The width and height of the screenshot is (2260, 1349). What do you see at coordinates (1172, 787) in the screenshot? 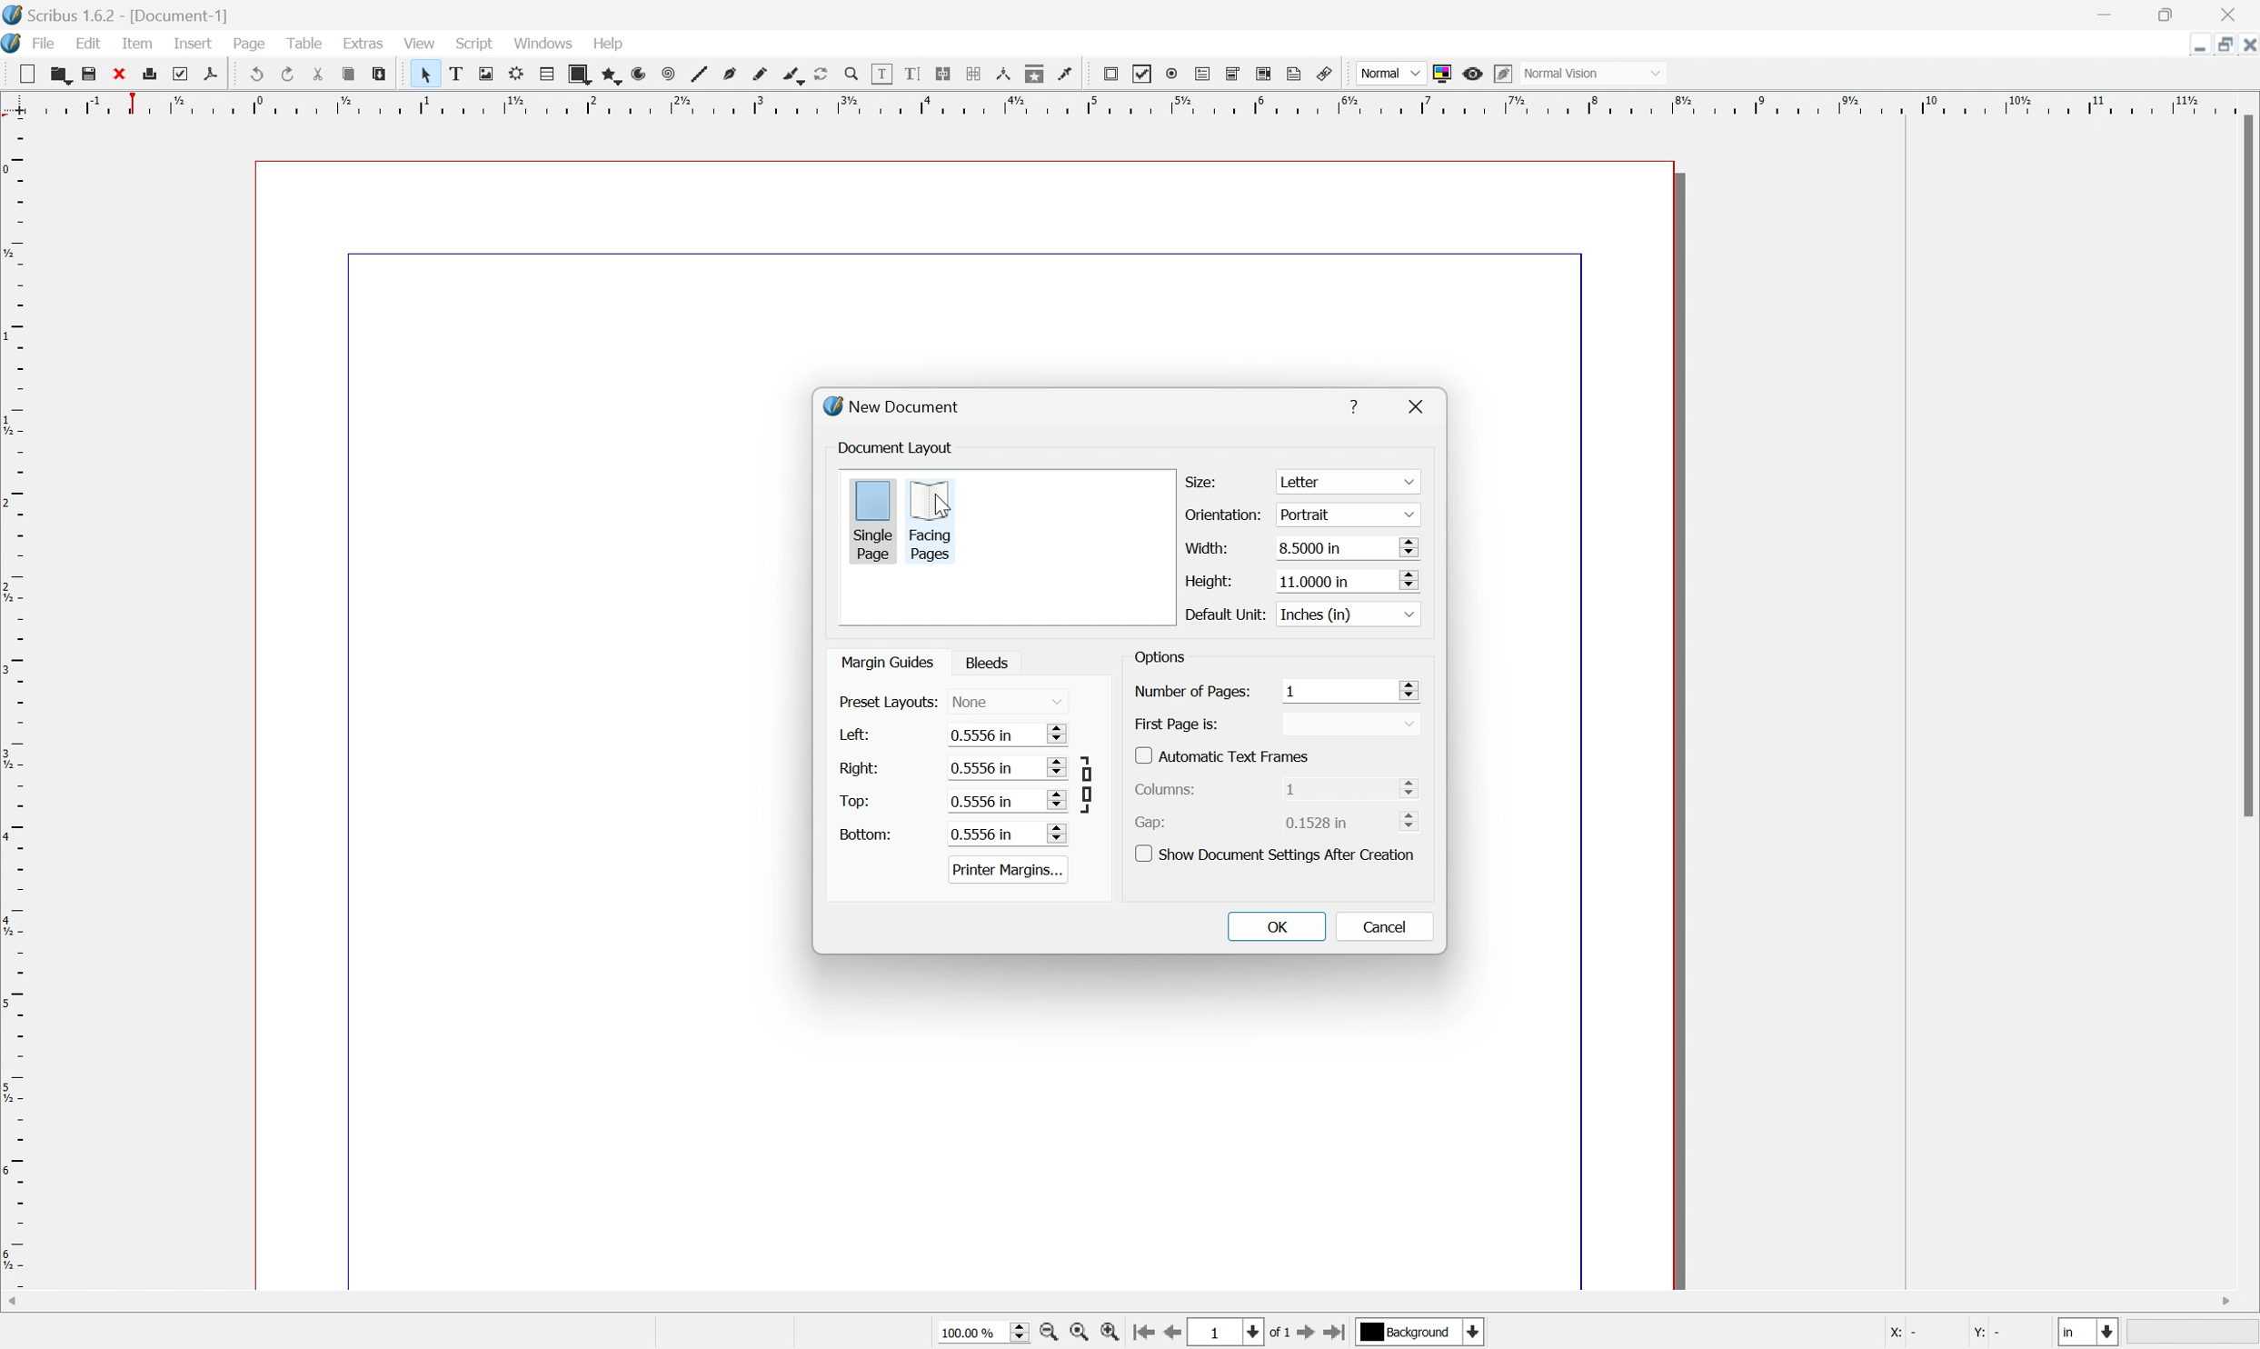
I see `columns:` at bounding box center [1172, 787].